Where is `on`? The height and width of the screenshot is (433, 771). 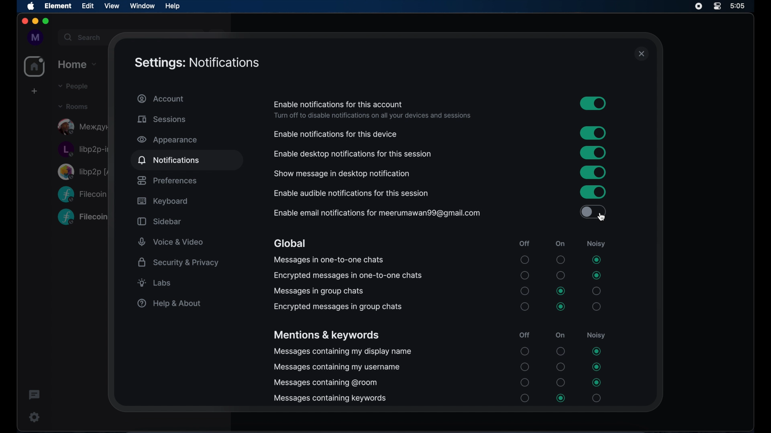 on is located at coordinates (560, 244).